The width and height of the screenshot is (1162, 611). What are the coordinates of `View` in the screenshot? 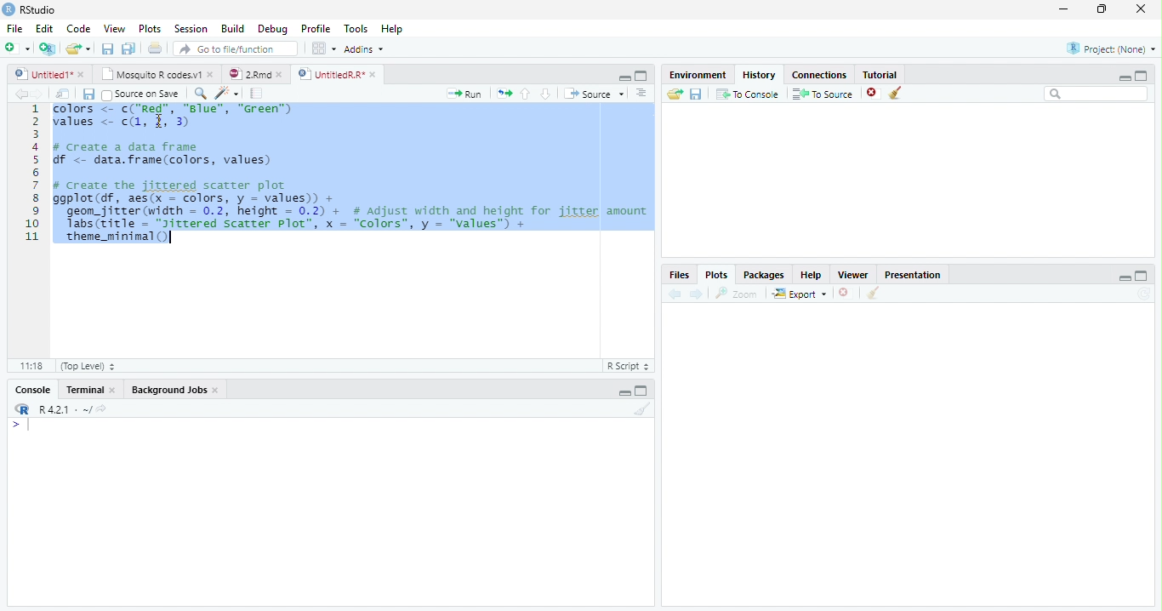 It's located at (114, 28).